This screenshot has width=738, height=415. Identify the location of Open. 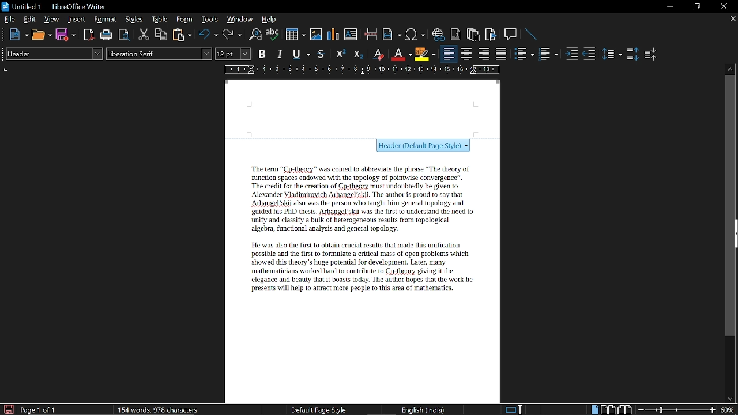
(42, 35).